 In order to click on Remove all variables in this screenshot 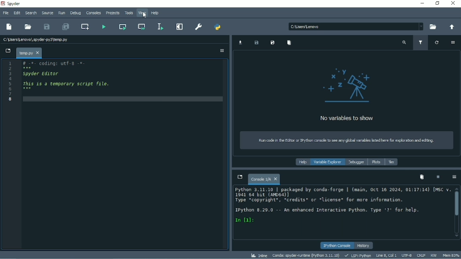, I will do `click(289, 43)`.